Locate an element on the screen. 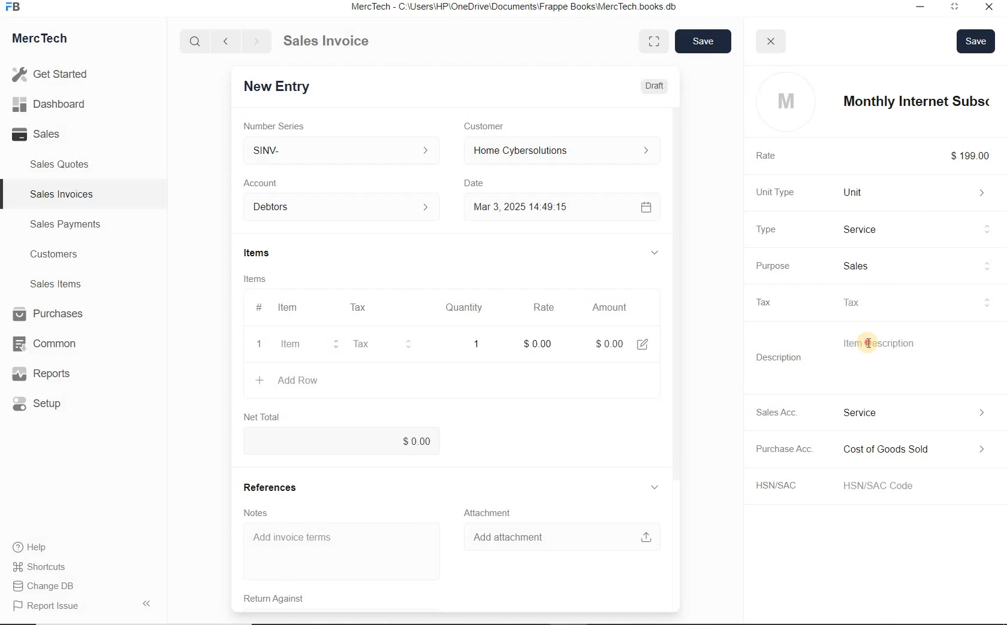 The image size is (1007, 625). Rate is located at coordinates (543, 307).